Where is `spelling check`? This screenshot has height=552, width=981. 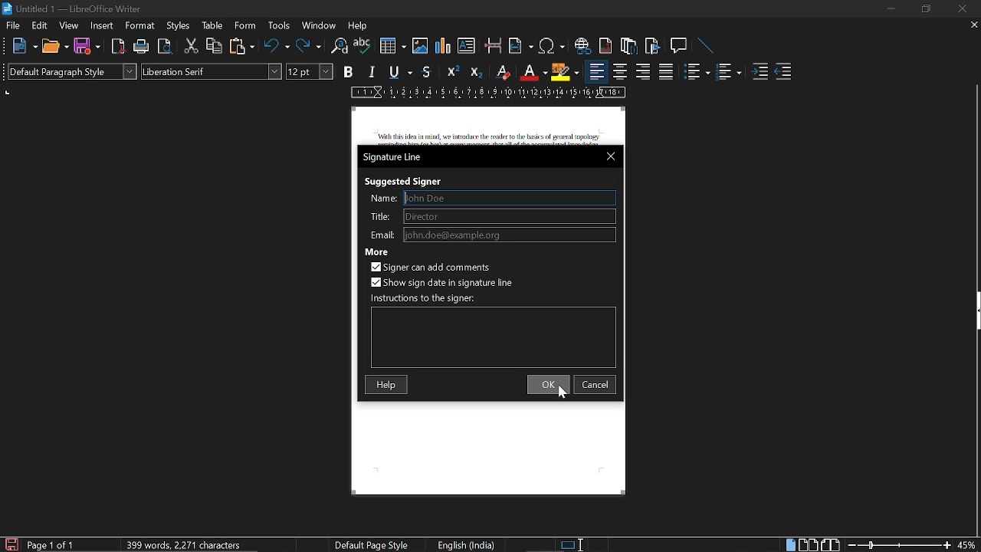 spelling check is located at coordinates (363, 46).